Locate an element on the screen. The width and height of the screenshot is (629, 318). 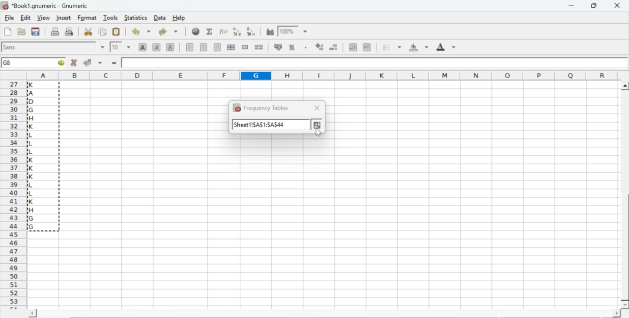
drop down is located at coordinates (103, 47).